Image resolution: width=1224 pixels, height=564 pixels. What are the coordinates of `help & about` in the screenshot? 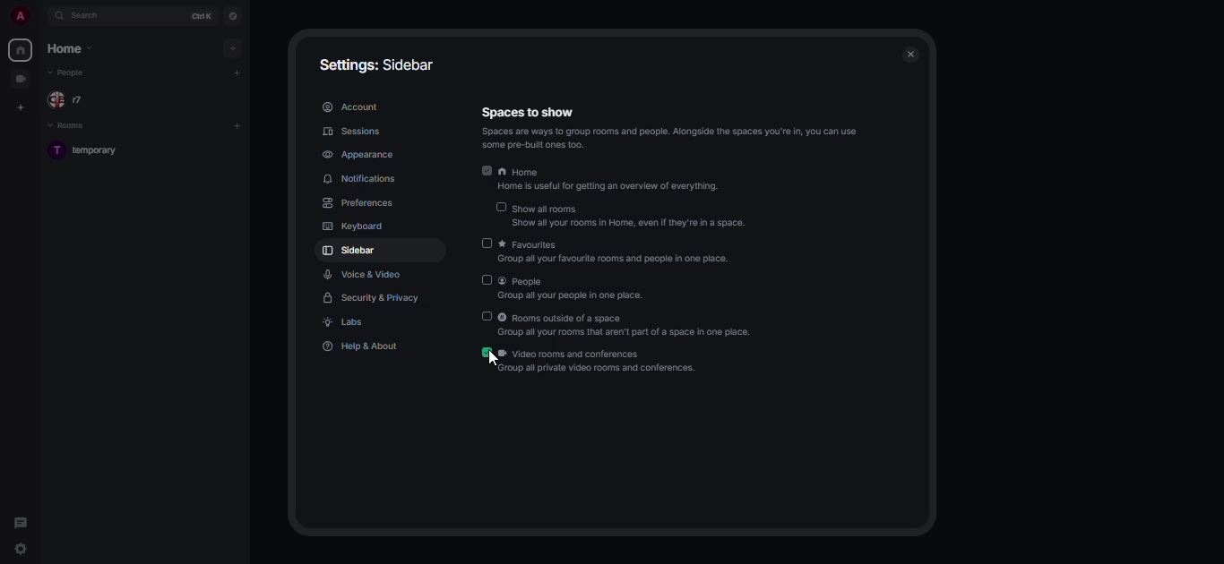 It's located at (362, 346).